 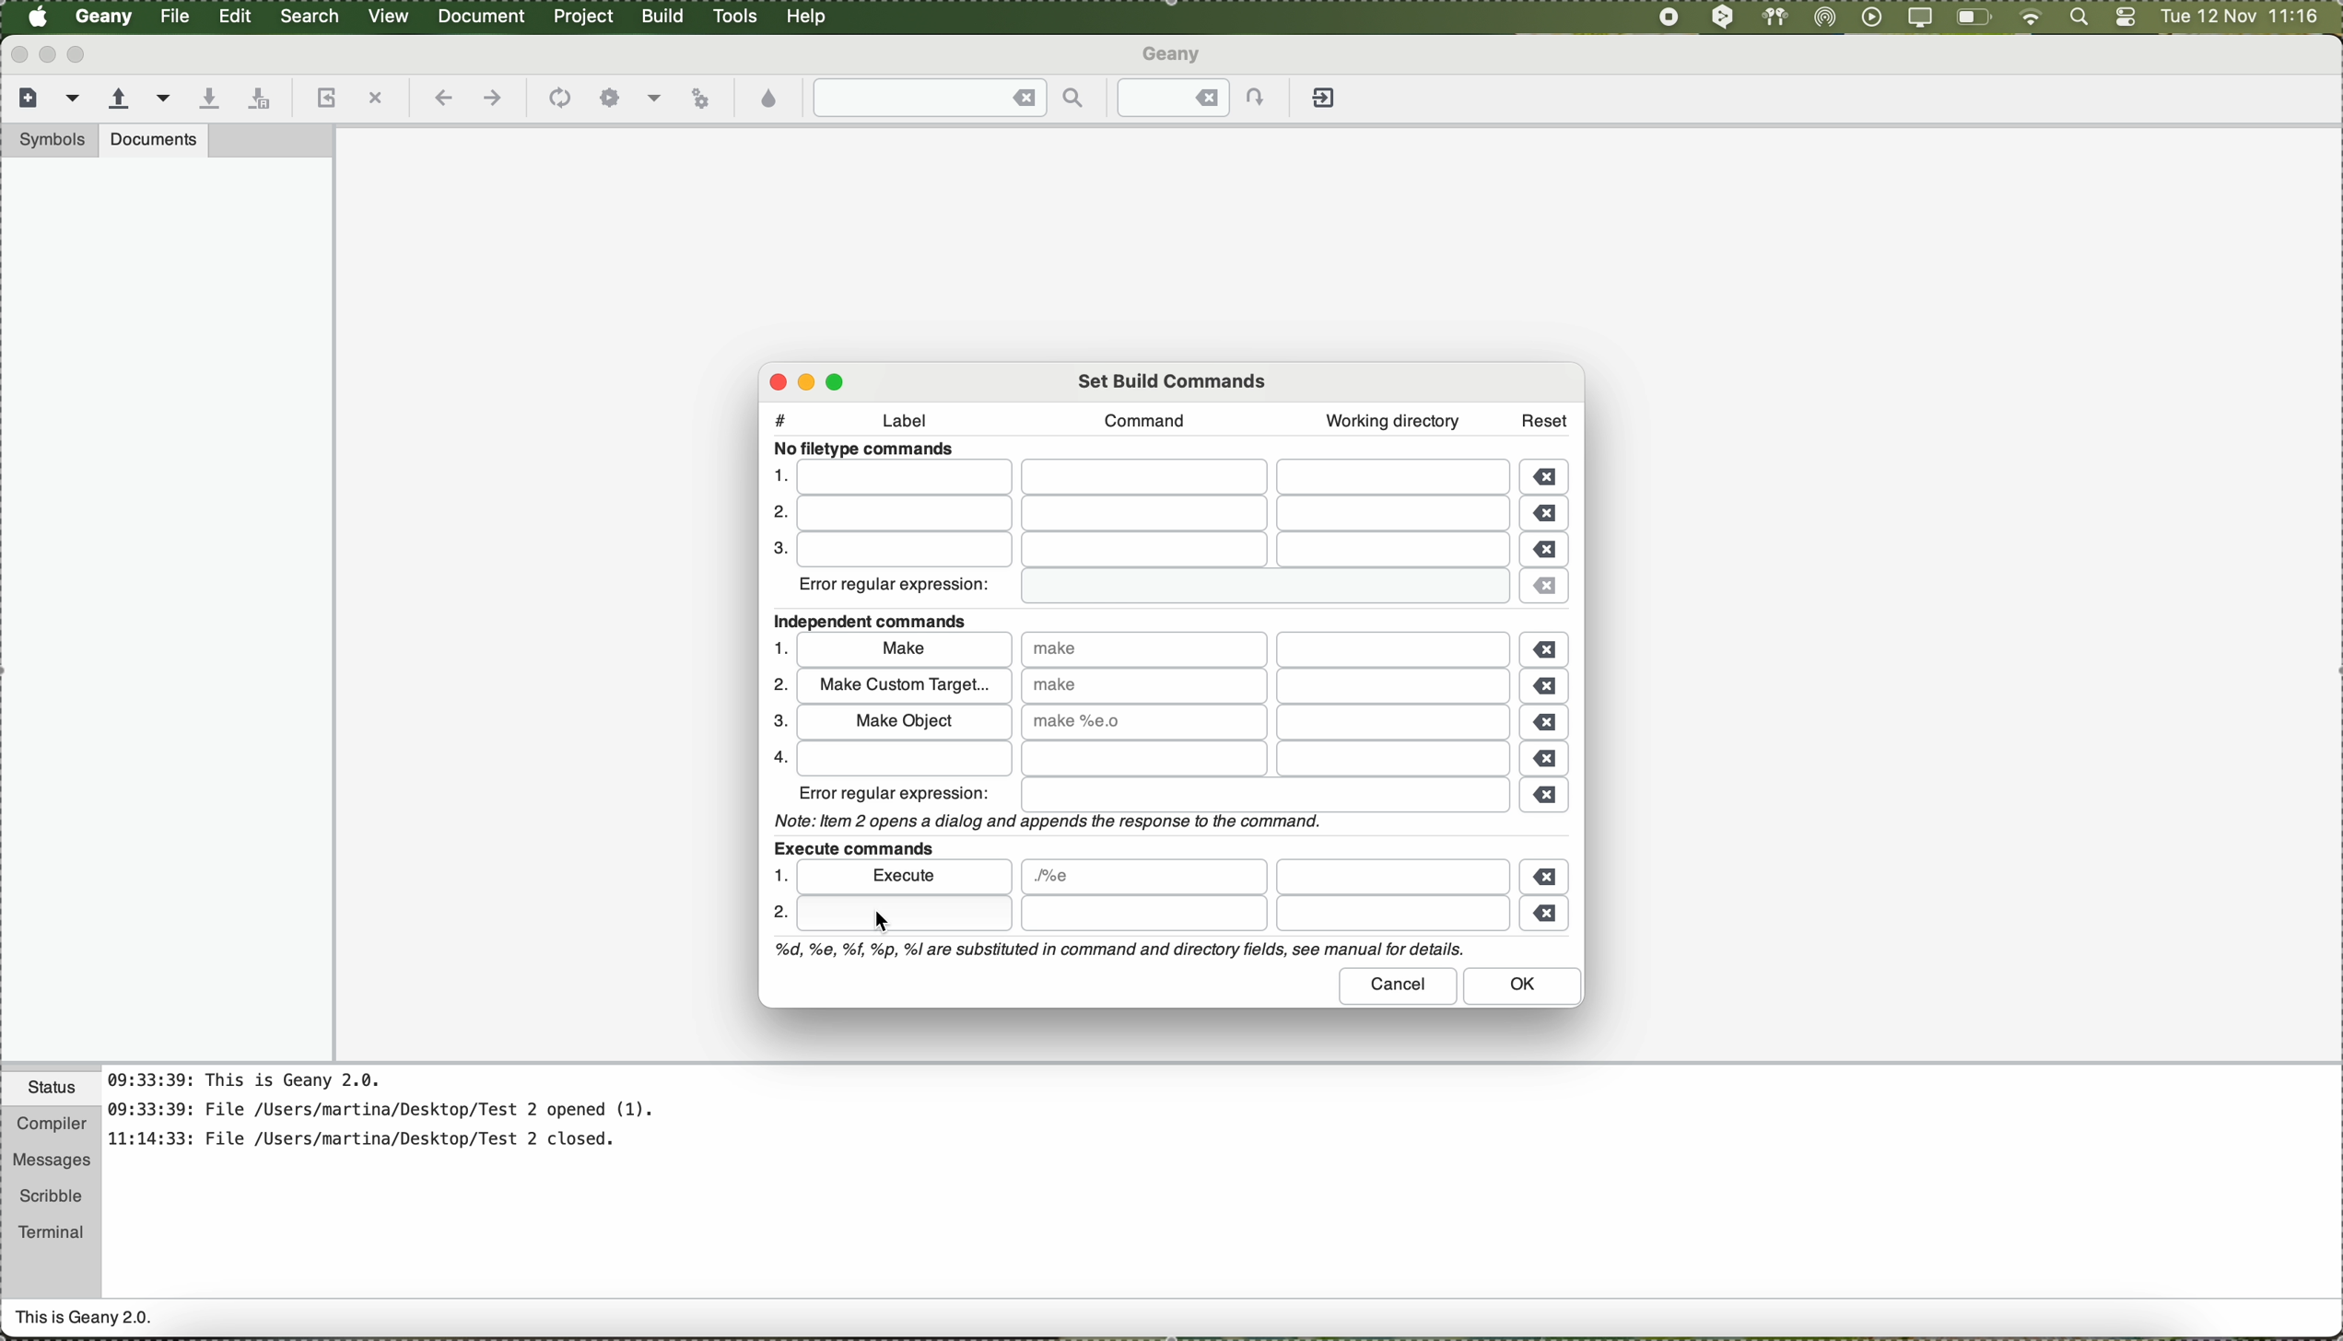 I want to click on click, so click(x=903, y=914).